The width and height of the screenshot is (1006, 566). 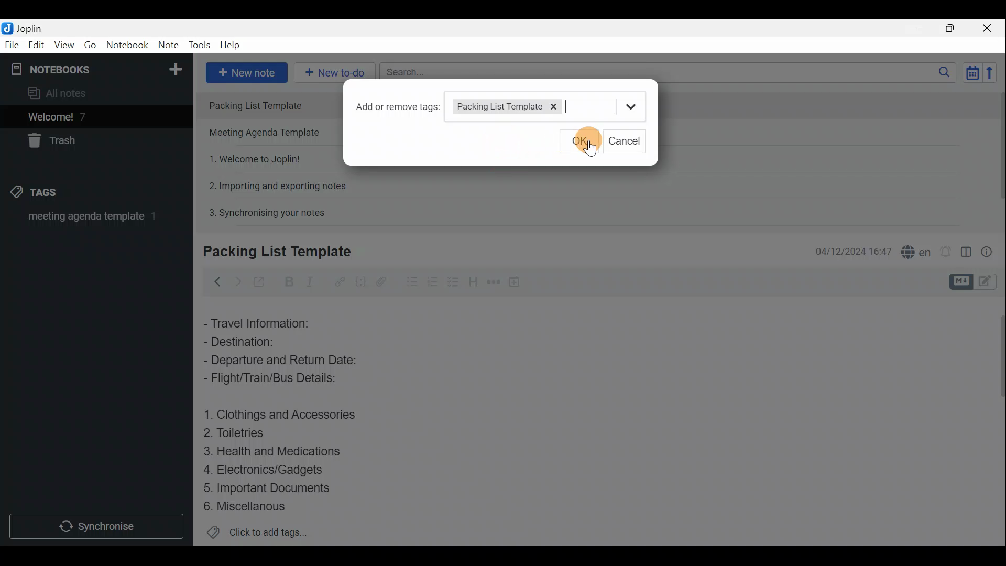 I want to click on Creating new note, so click(x=271, y=252).